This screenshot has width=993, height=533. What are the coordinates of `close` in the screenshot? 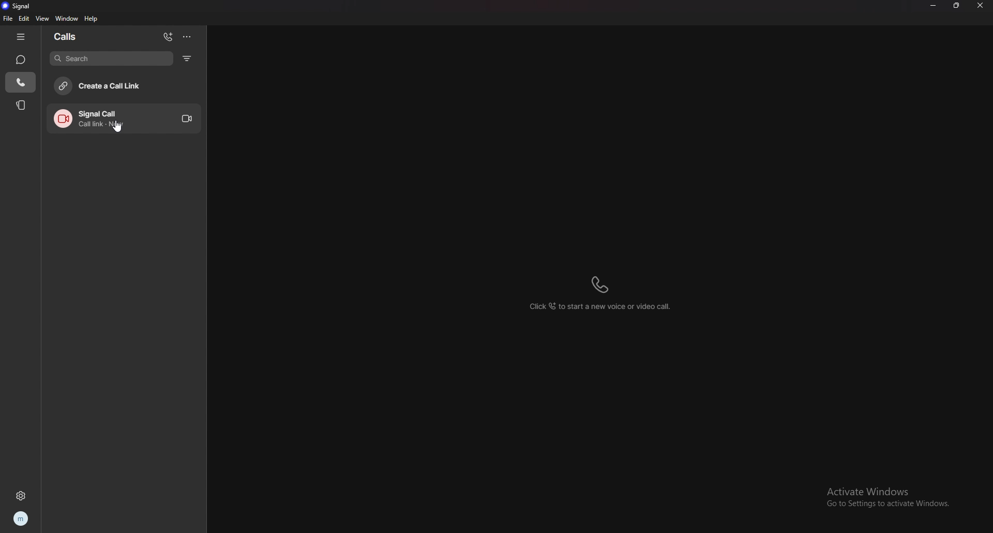 It's located at (982, 6).